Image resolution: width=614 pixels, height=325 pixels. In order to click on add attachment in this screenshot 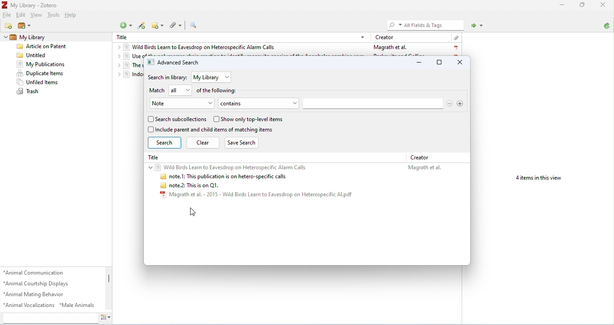, I will do `click(176, 26)`.